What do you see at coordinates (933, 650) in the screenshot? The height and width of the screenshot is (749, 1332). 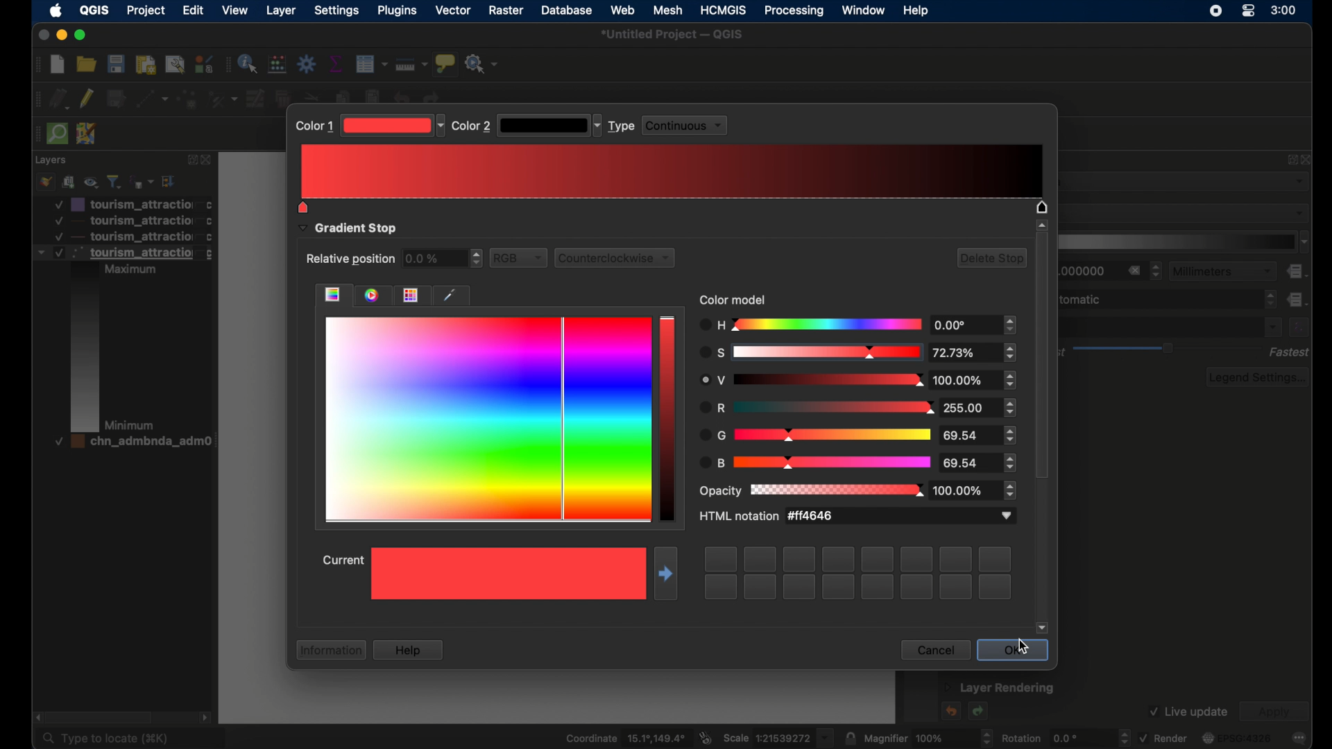 I see `cancel` at bounding box center [933, 650].